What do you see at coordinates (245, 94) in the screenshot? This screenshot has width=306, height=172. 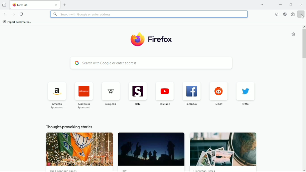 I see `Twitter` at bounding box center [245, 94].